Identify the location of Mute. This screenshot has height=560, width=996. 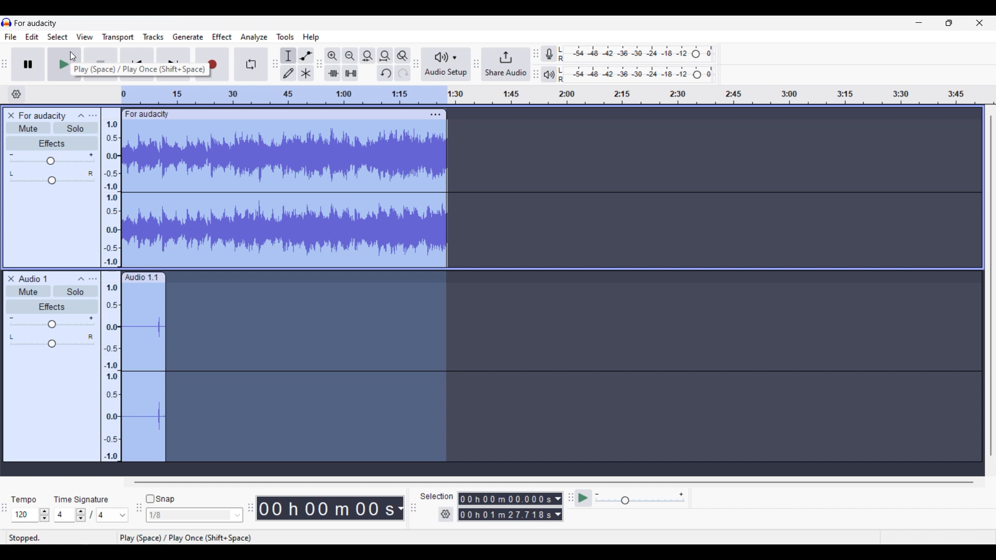
(28, 128).